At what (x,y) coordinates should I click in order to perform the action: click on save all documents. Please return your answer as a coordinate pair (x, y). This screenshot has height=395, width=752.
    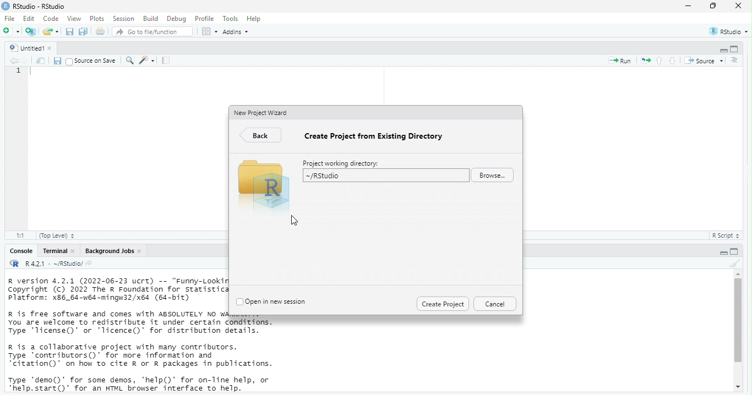
    Looking at the image, I should click on (84, 31).